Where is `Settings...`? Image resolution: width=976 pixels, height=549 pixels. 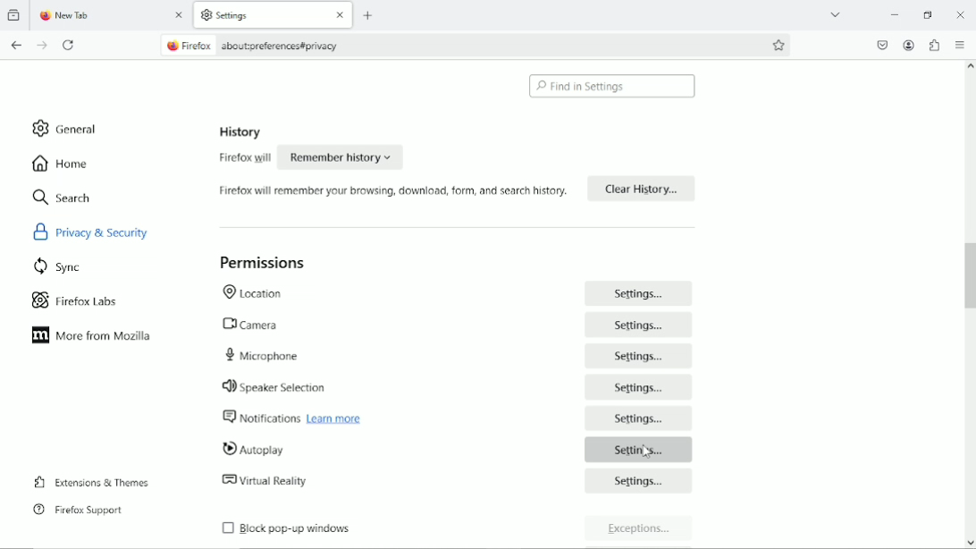
Settings... is located at coordinates (640, 325).